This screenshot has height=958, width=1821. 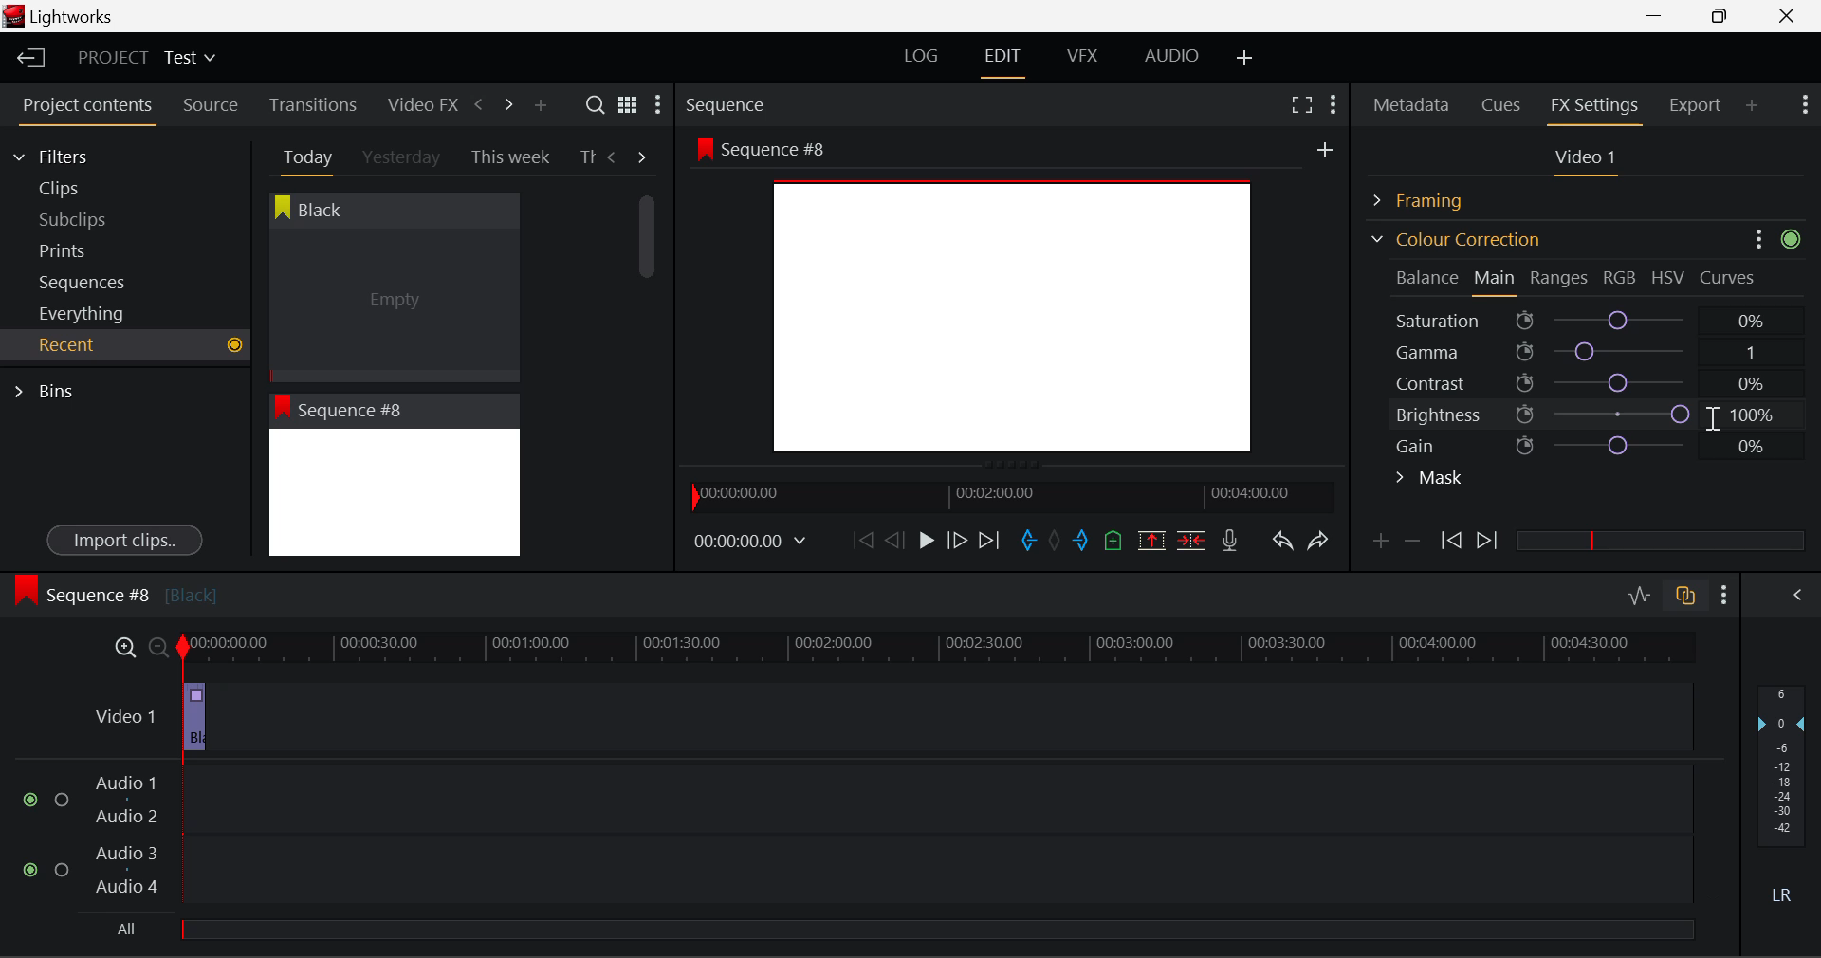 I want to click on Brightness, so click(x=1588, y=411).